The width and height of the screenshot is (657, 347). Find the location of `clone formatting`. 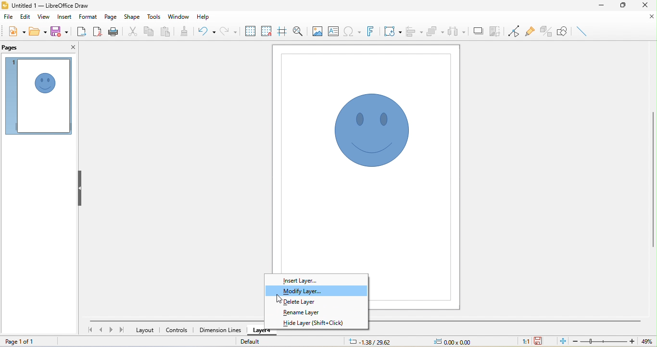

clone formatting is located at coordinates (187, 31).